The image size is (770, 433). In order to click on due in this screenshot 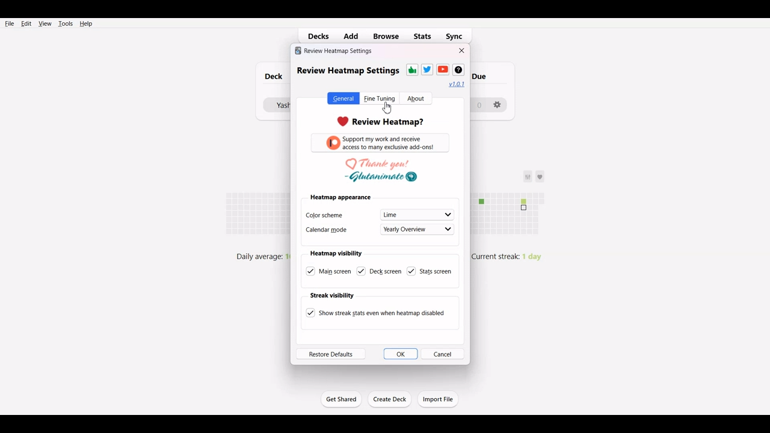, I will do `click(486, 75)`.